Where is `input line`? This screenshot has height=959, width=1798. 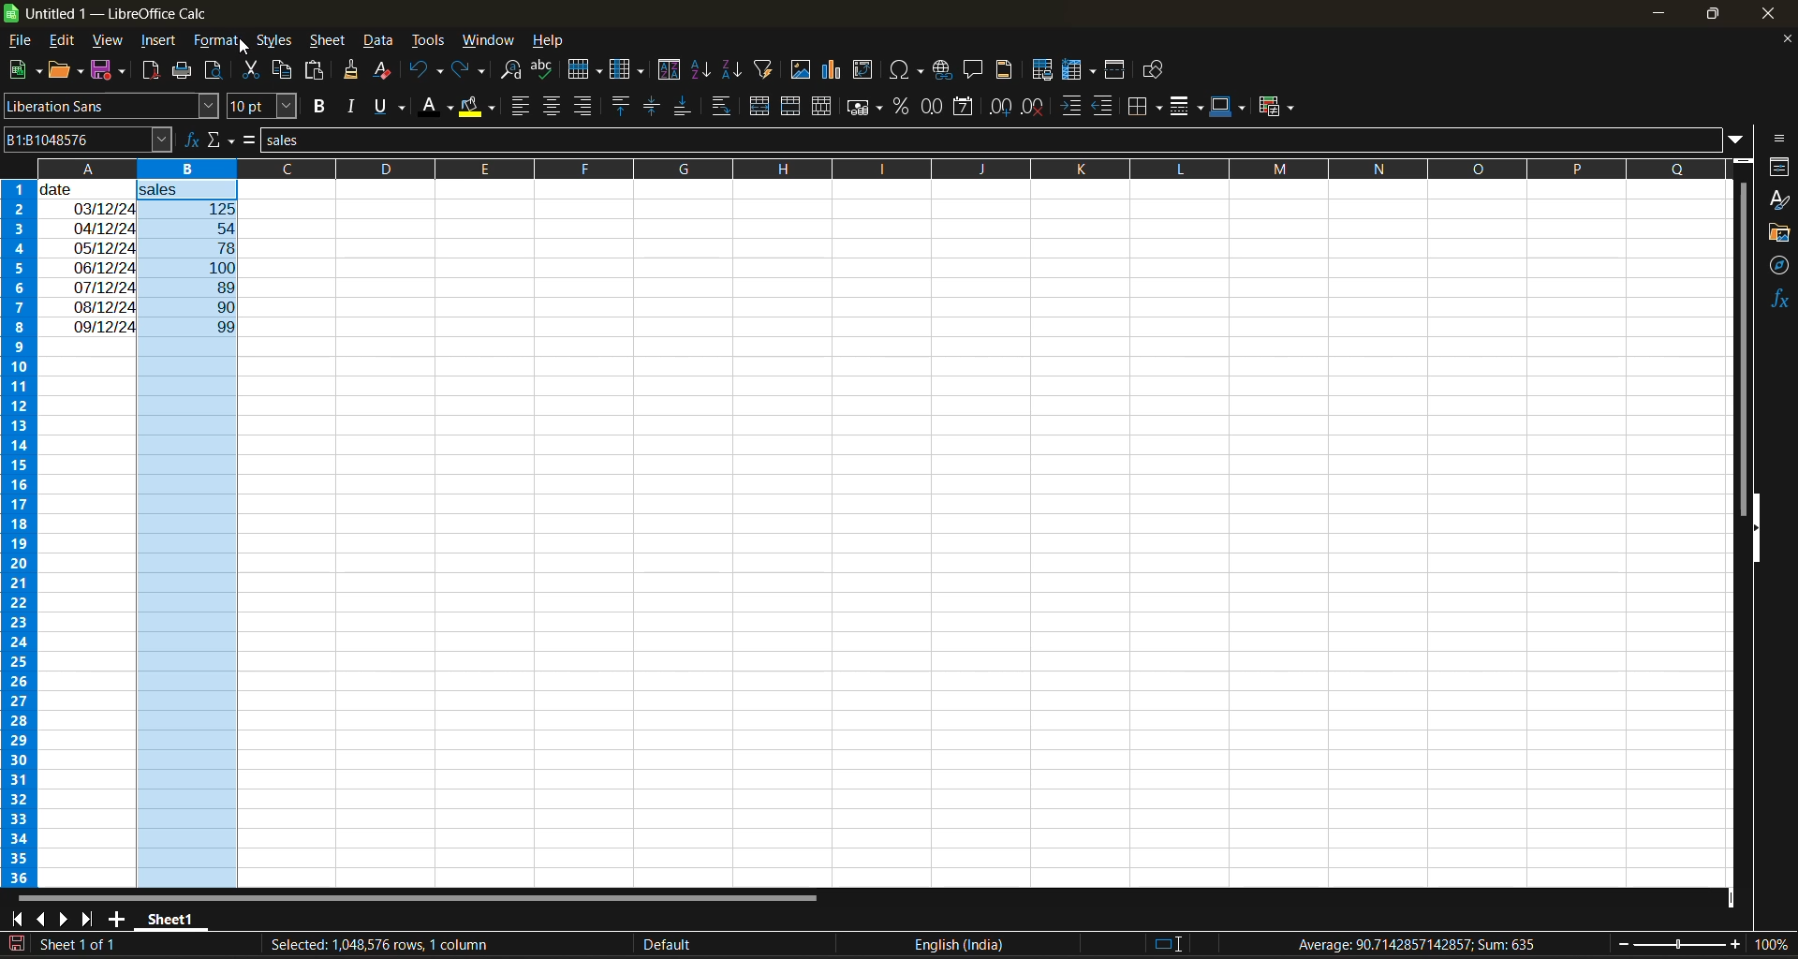
input line is located at coordinates (995, 141).